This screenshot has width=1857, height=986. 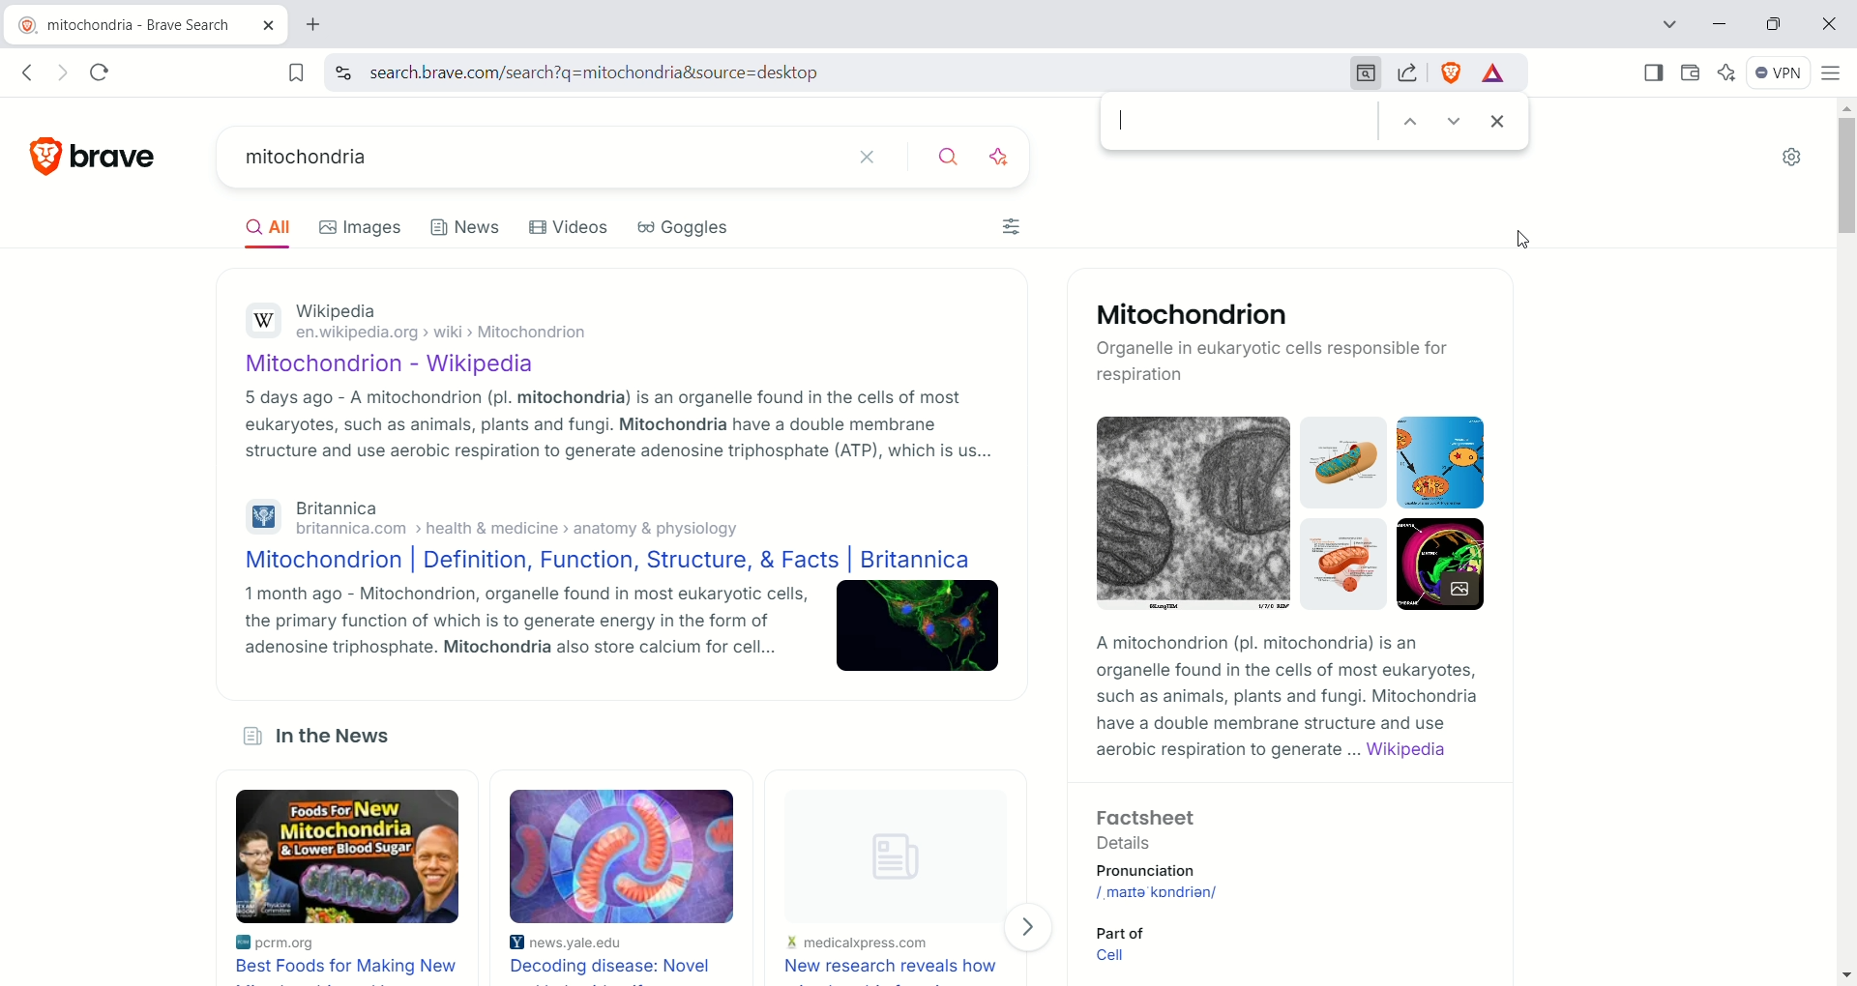 I want to click on Image, so click(x=1344, y=465).